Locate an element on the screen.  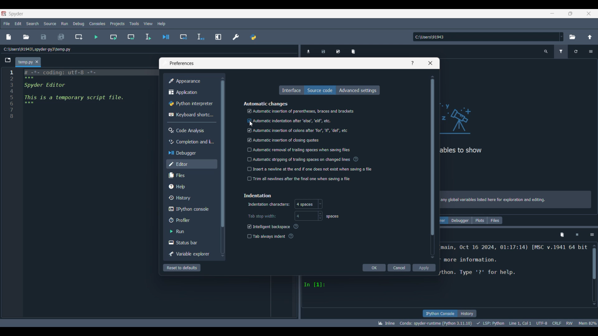
Run current cell is located at coordinates (114, 37).